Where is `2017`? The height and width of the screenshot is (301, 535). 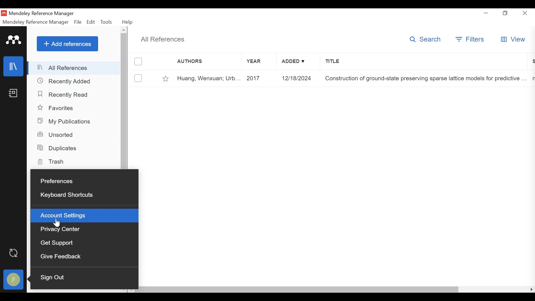 2017 is located at coordinates (261, 79).